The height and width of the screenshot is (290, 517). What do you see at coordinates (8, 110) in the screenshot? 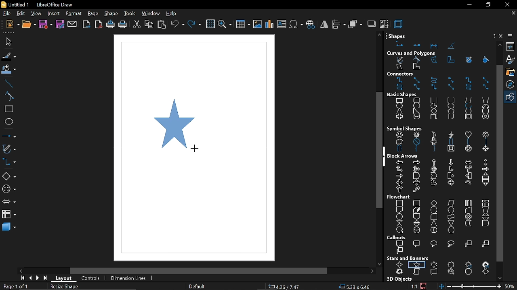
I see `rectangle` at bounding box center [8, 110].